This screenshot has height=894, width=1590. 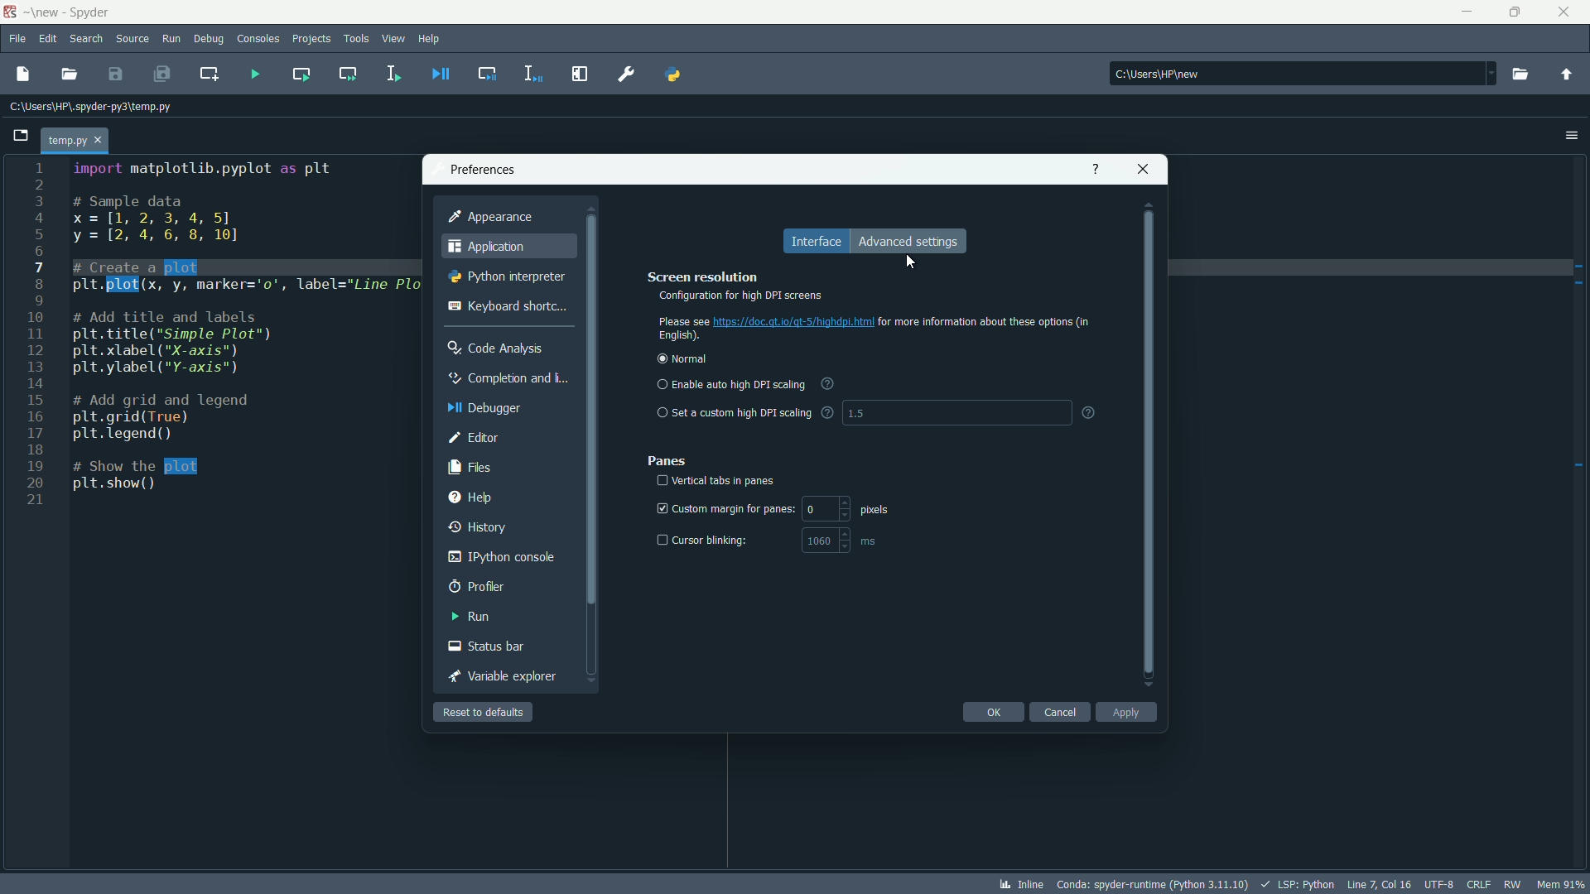 What do you see at coordinates (811, 509) in the screenshot?
I see `0` at bounding box center [811, 509].